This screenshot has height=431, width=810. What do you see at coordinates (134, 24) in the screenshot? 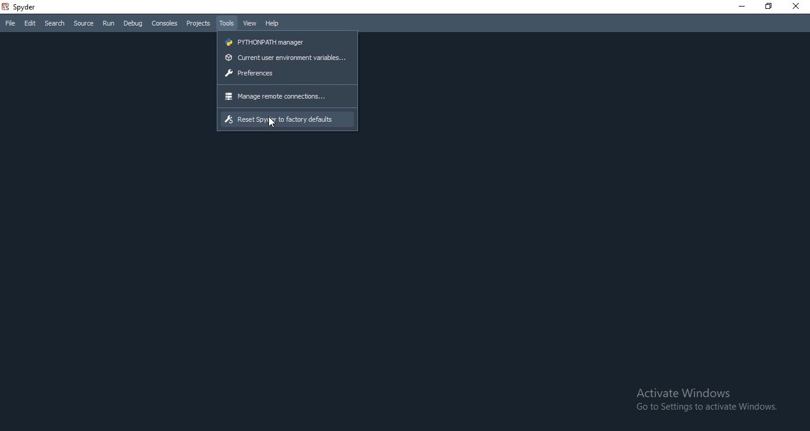
I see `Debug` at bounding box center [134, 24].